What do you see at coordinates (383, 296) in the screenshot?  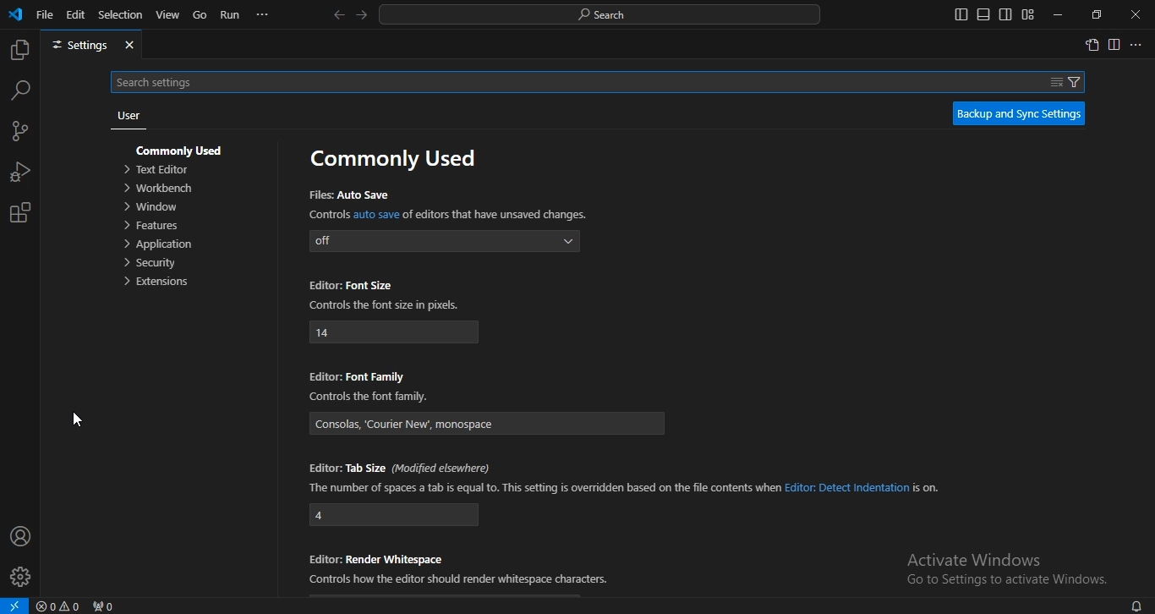 I see `Editor: Font Size
Controls the font size in pixels.` at bounding box center [383, 296].